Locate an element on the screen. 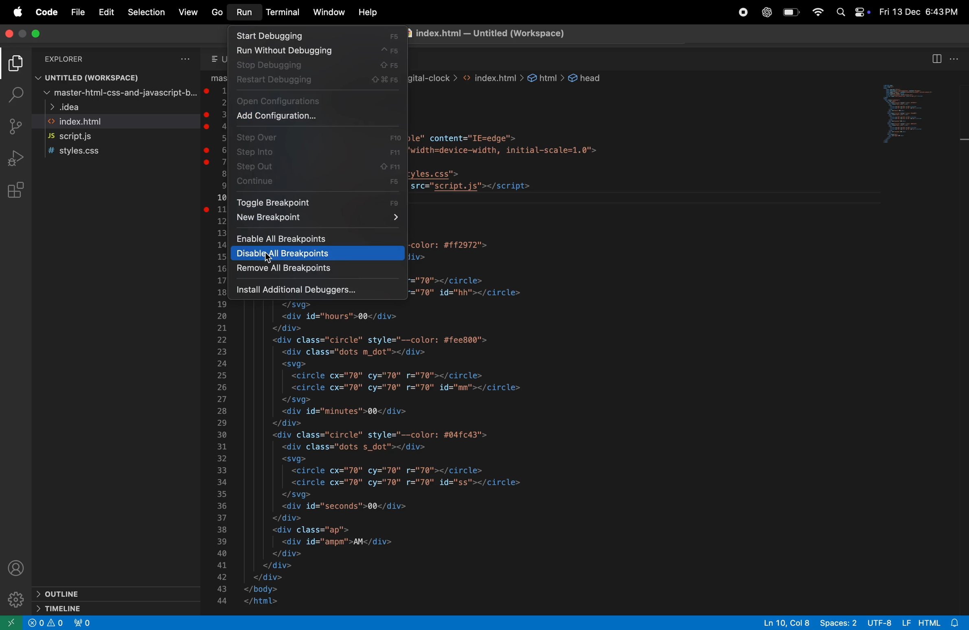 The height and width of the screenshot is (630, 969). UTF 8 is located at coordinates (881, 622).